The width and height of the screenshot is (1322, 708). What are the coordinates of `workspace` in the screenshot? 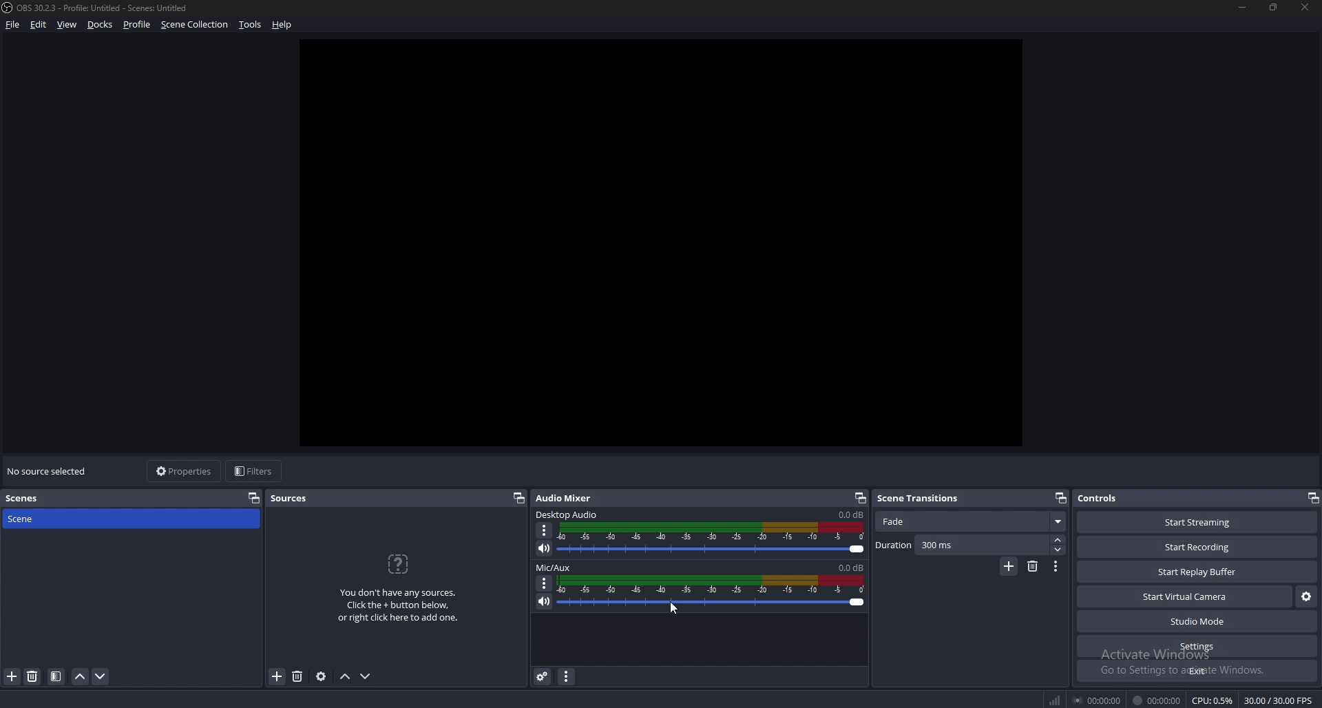 It's located at (665, 244).